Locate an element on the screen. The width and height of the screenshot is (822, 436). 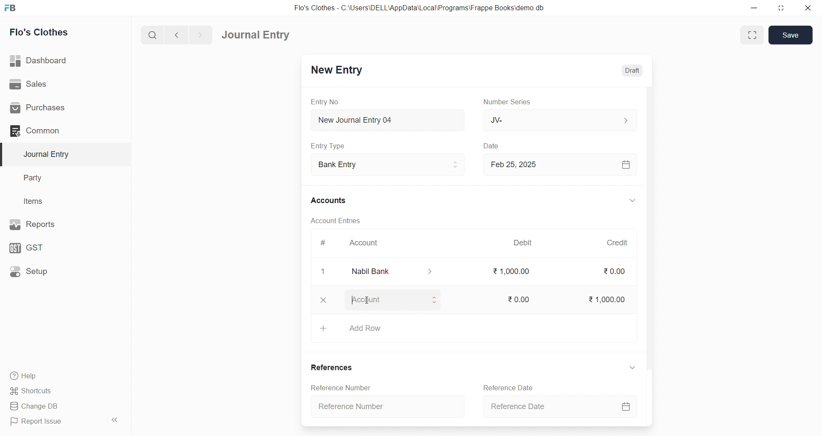
Reference Date is located at coordinates (511, 388).